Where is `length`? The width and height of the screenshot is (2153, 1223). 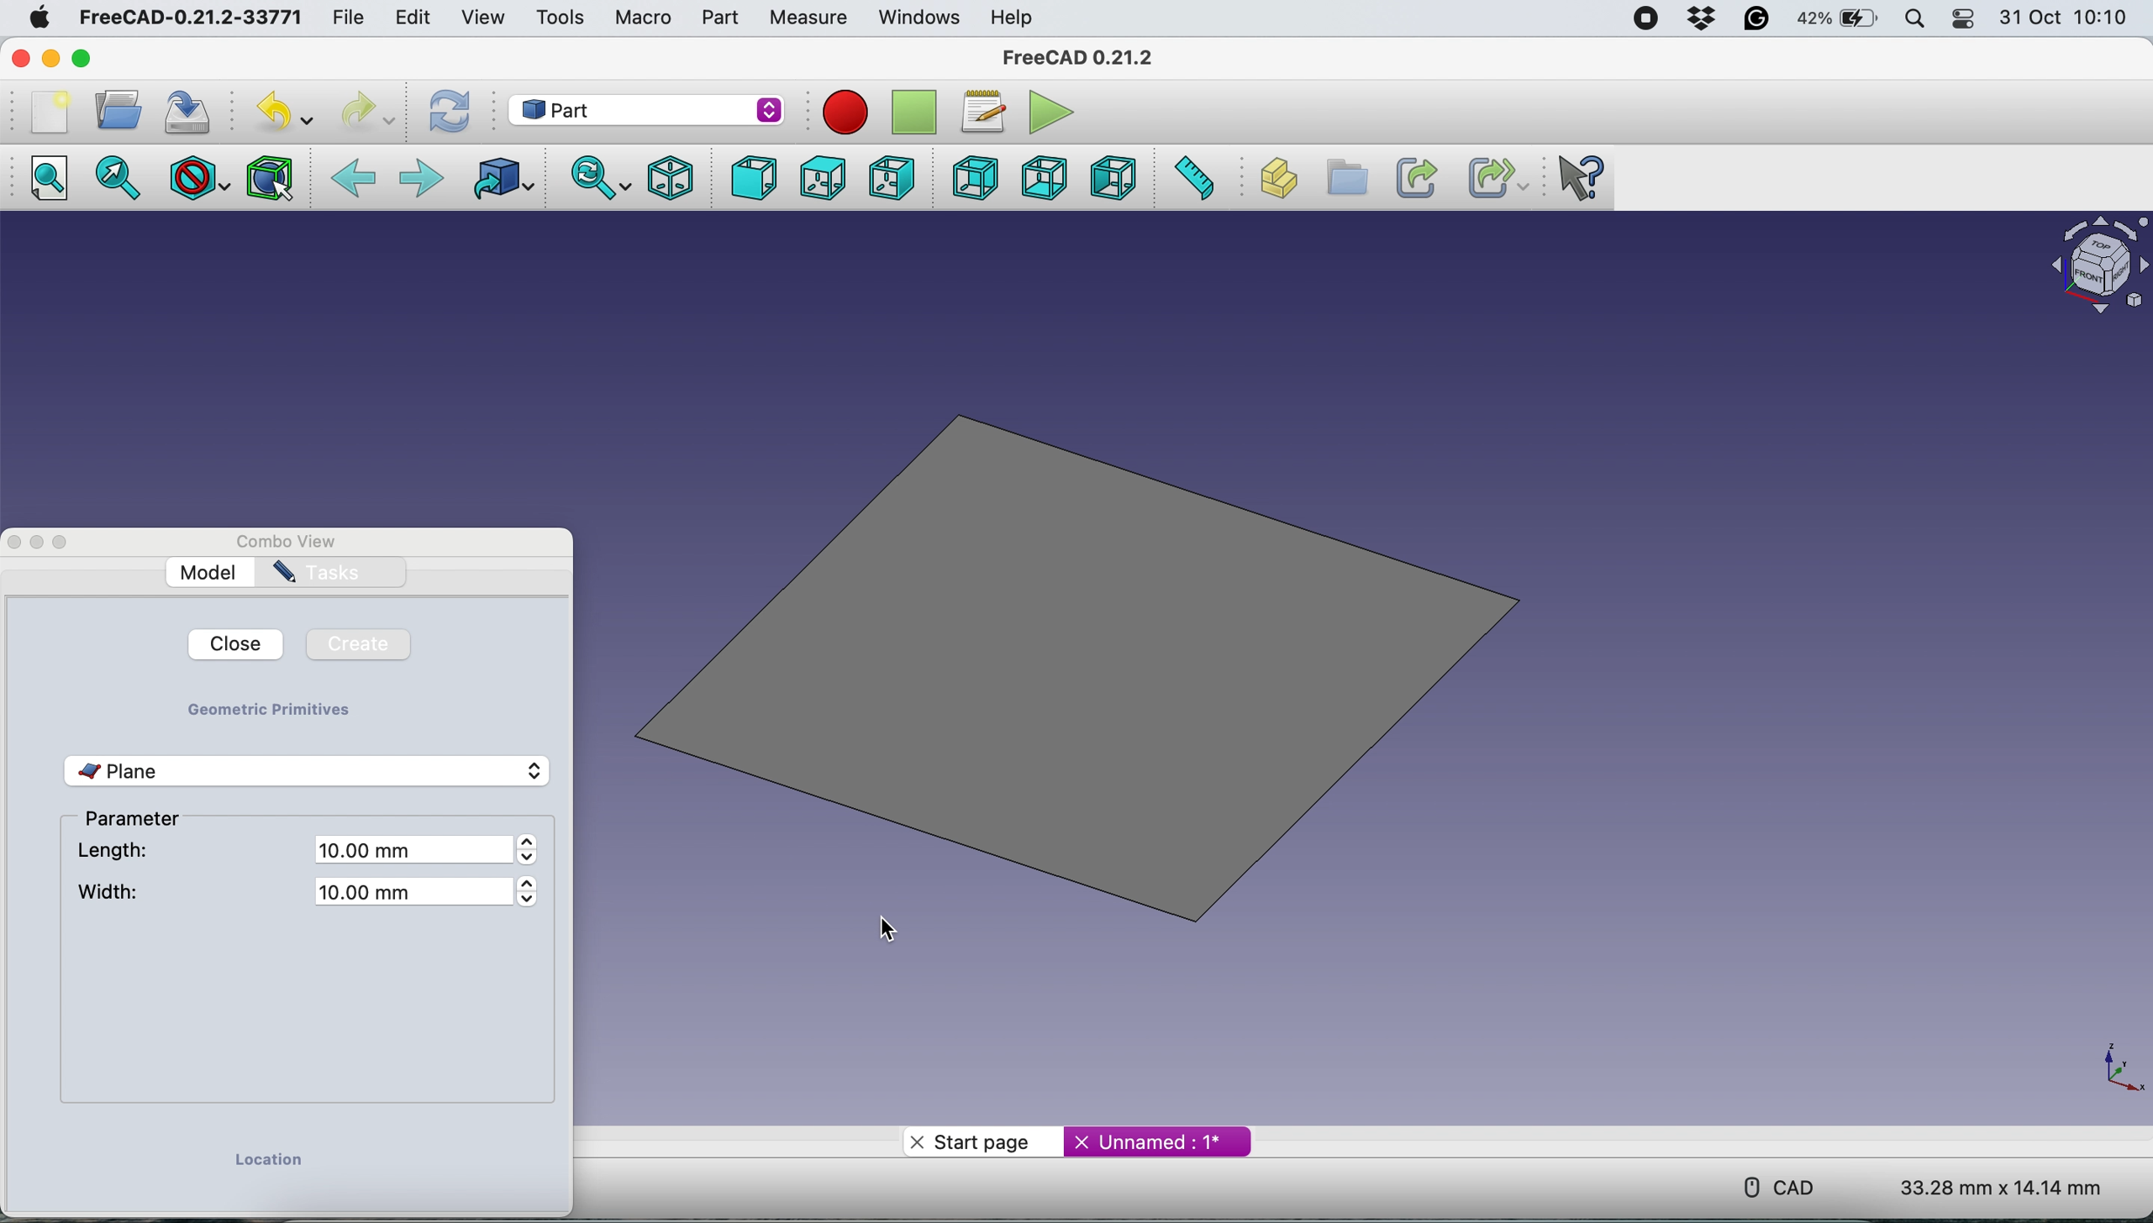 length is located at coordinates (113, 853).